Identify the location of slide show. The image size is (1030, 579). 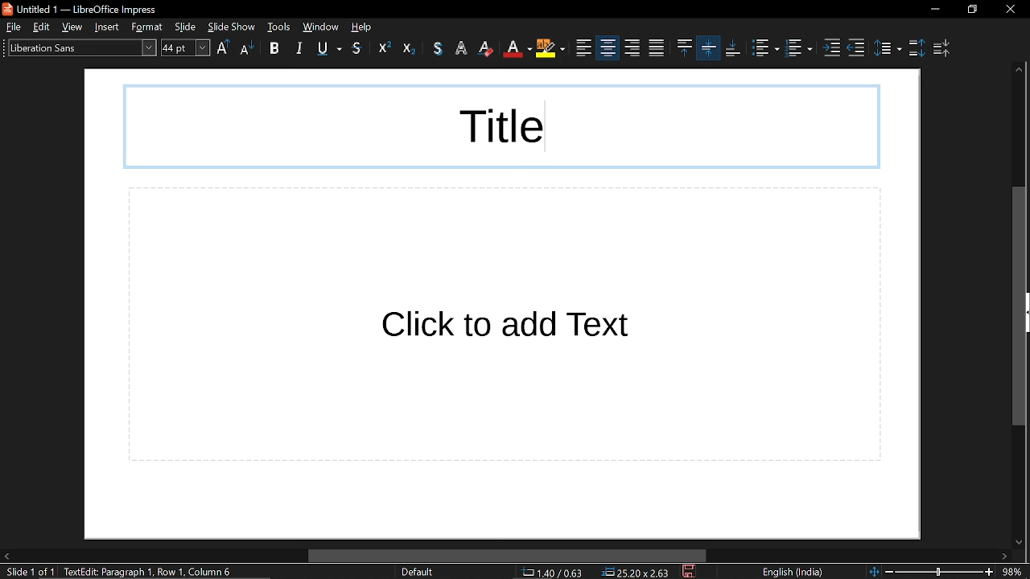
(231, 26).